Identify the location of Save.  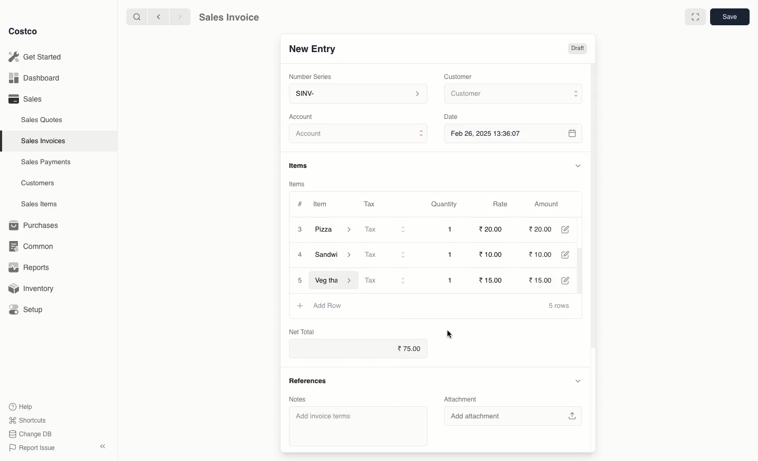
(731, 18).